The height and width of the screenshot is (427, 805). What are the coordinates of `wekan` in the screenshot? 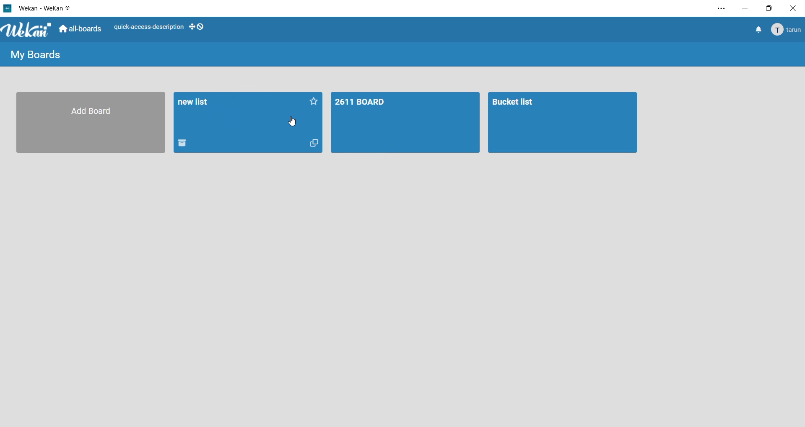 It's located at (29, 31).